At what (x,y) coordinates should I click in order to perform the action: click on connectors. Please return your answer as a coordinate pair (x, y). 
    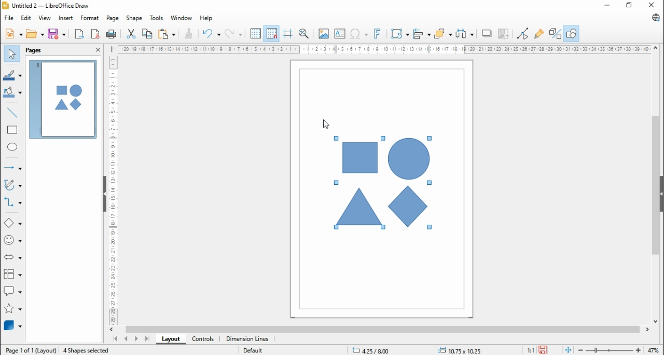
    Looking at the image, I should click on (12, 202).